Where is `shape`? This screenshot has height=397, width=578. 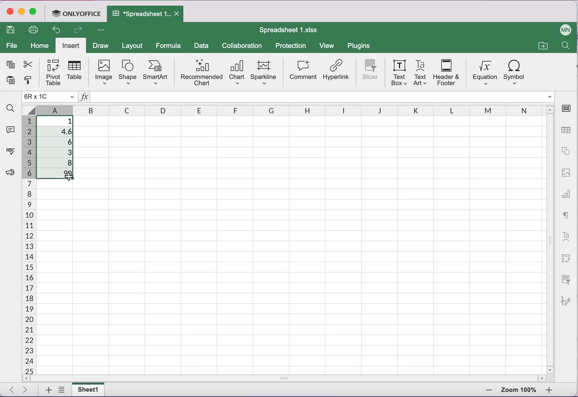 shape is located at coordinates (127, 74).